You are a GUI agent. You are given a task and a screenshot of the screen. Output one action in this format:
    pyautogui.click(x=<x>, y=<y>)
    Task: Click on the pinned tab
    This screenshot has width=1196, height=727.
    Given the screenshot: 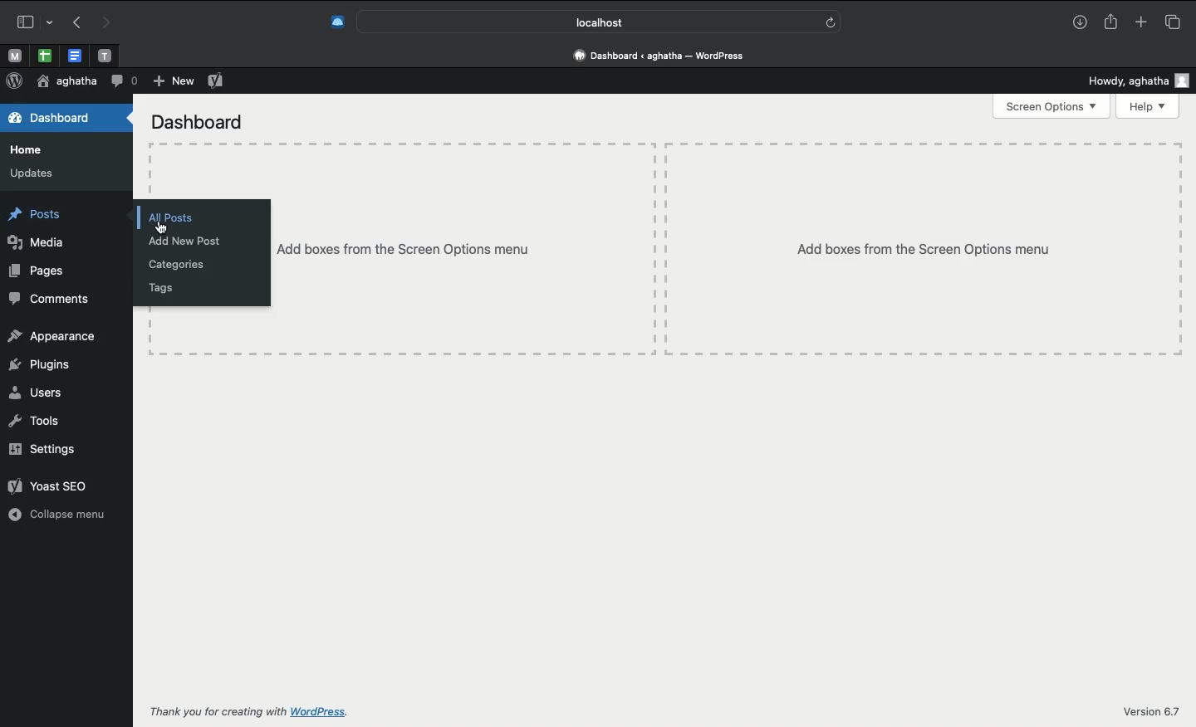 What is the action you would take?
    pyautogui.click(x=106, y=53)
    